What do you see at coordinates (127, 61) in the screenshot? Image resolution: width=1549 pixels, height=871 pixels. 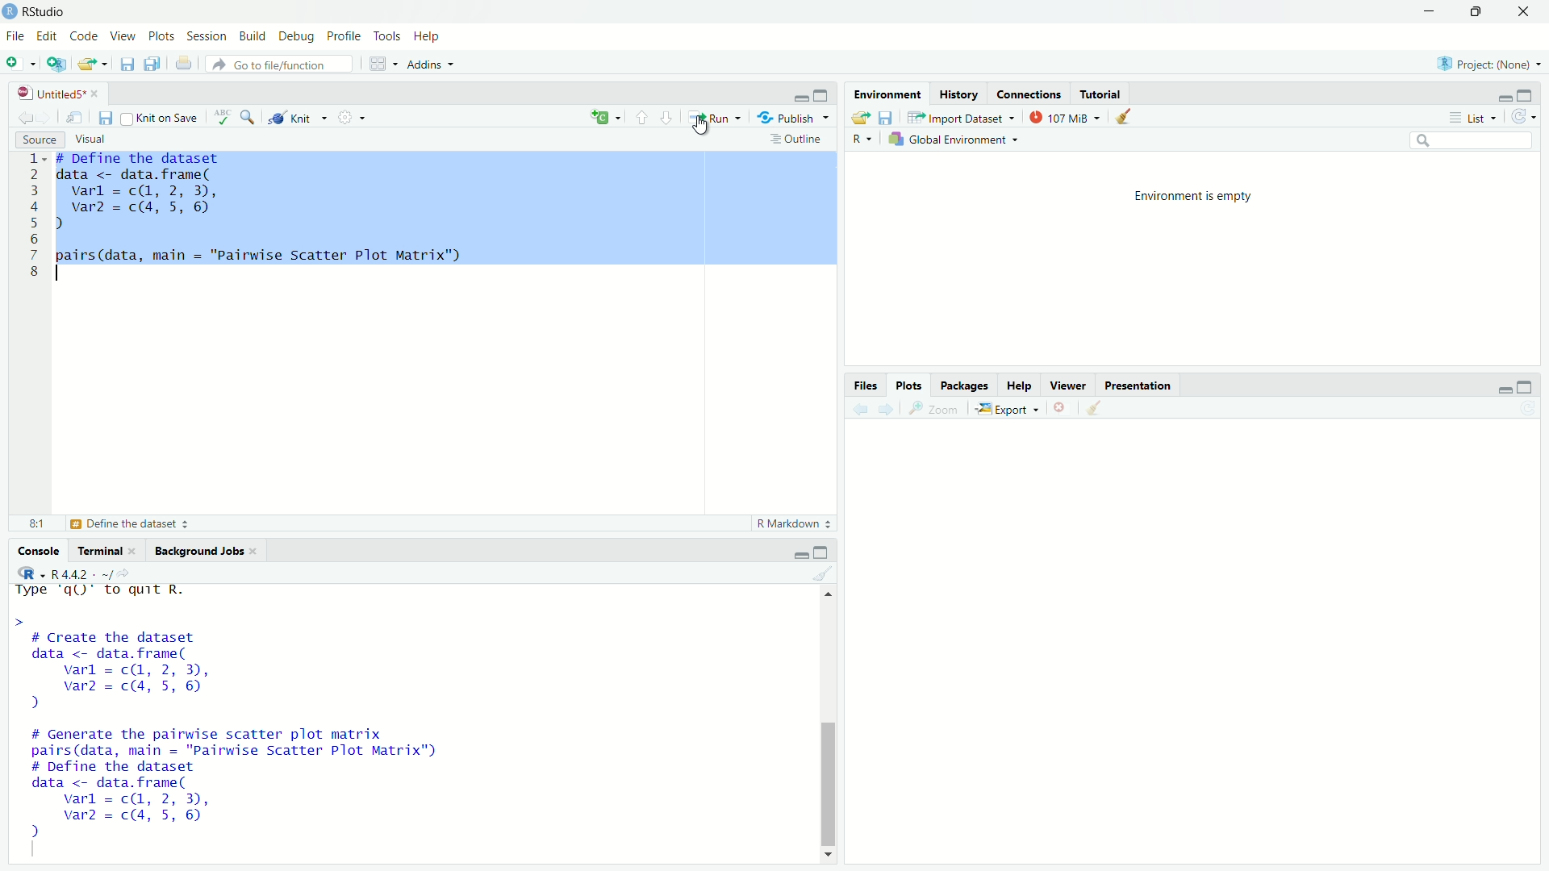 I see `Save current document (Ctrl + S)` at bounding box center [127, 61].